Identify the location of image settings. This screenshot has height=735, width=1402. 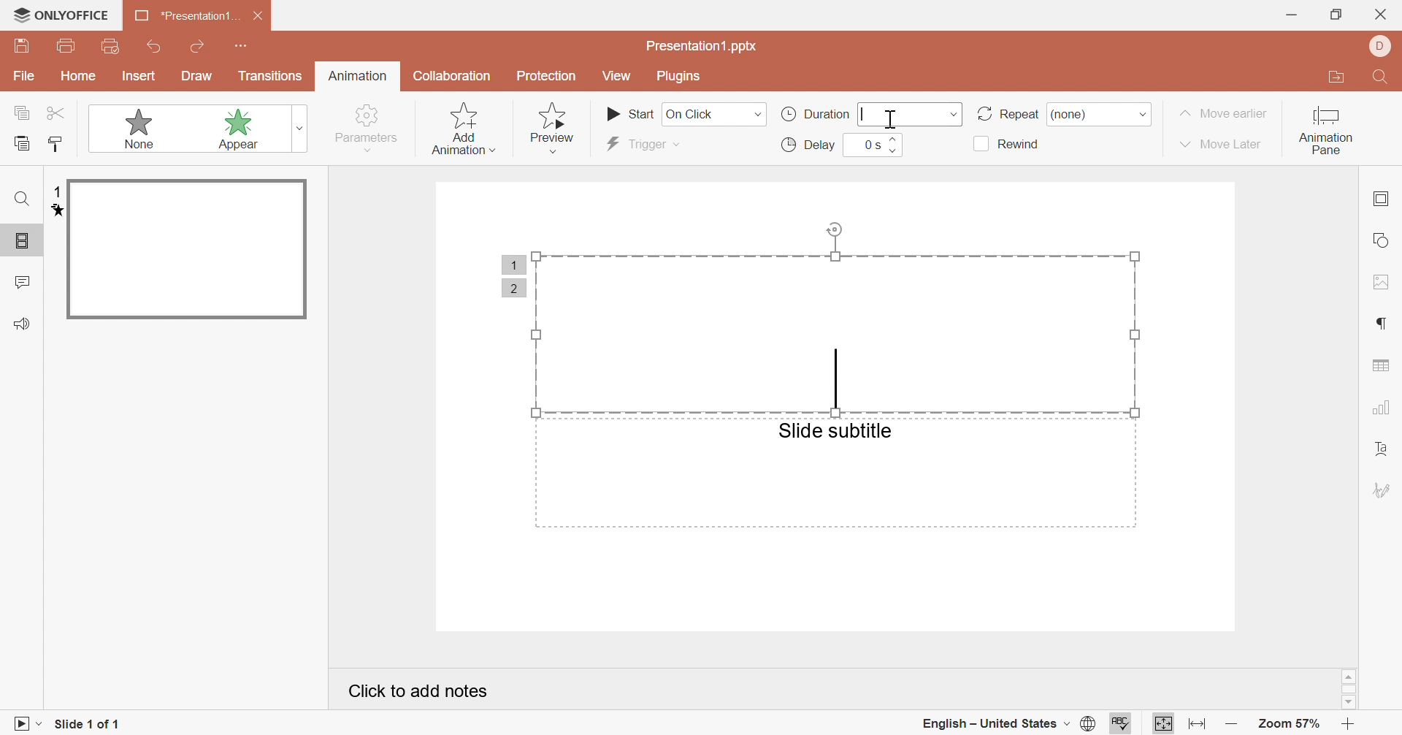
(1383, 283).